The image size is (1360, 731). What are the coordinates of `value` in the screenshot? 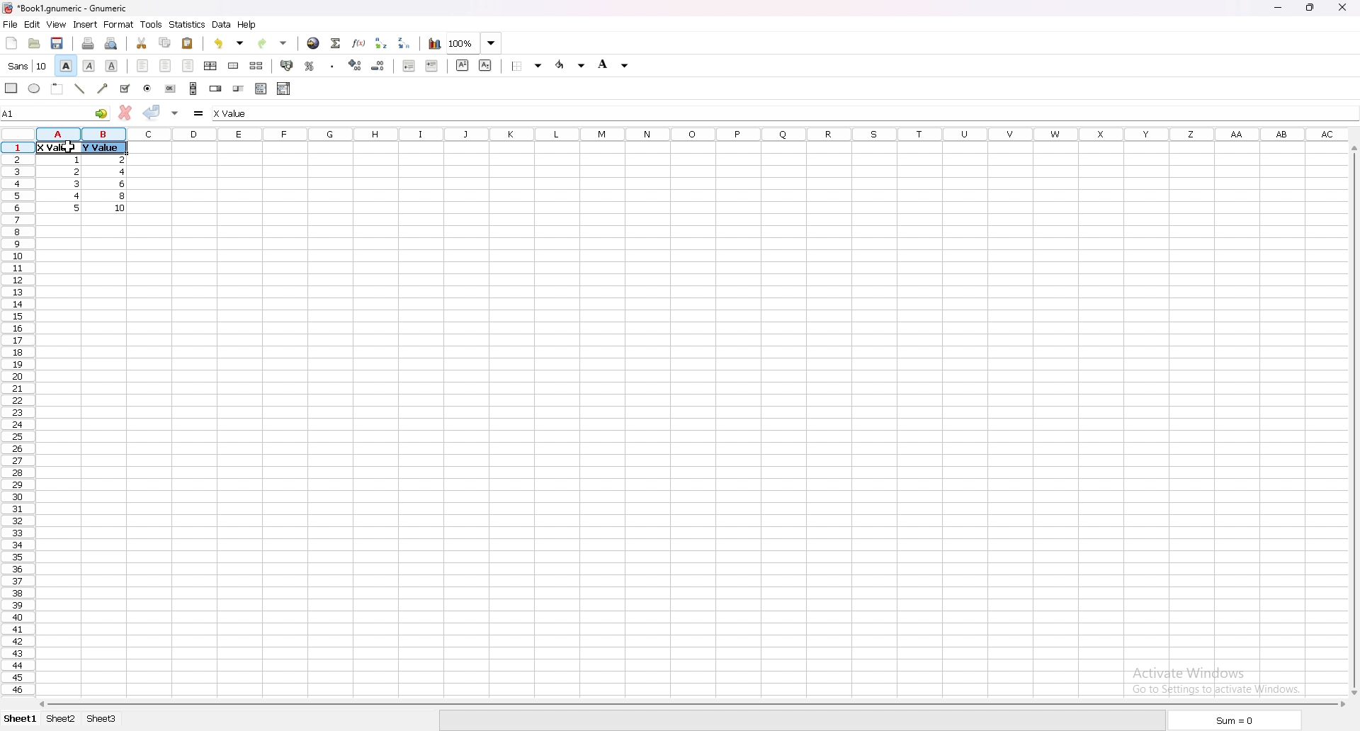 It's located at (123, 196).